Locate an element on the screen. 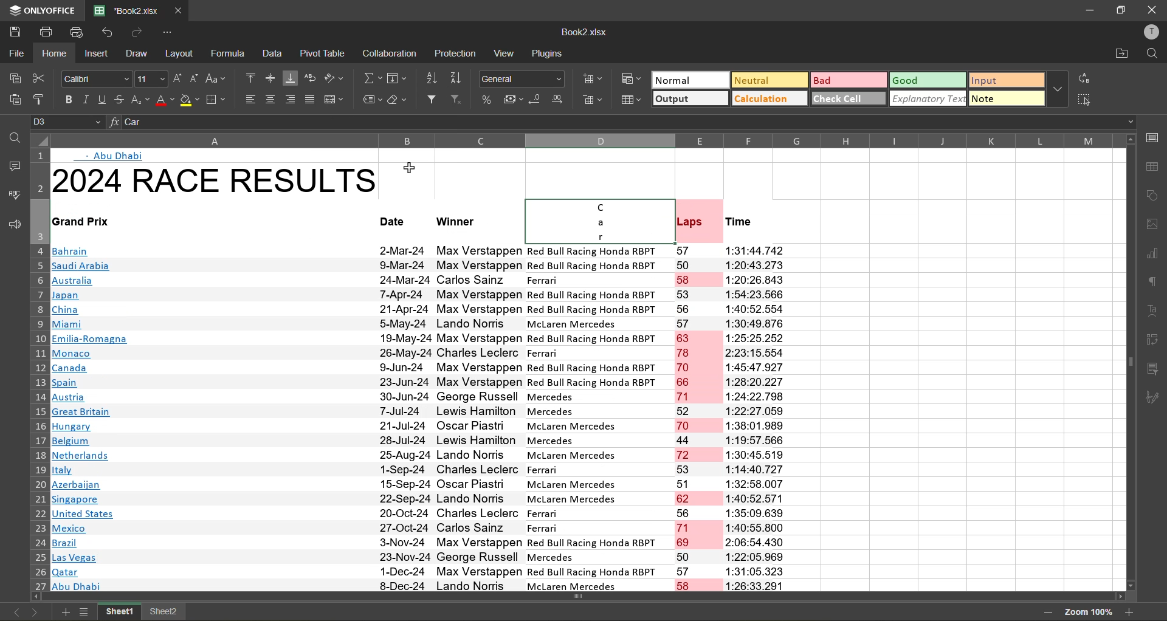  justified is located at coordinates (307, 100).